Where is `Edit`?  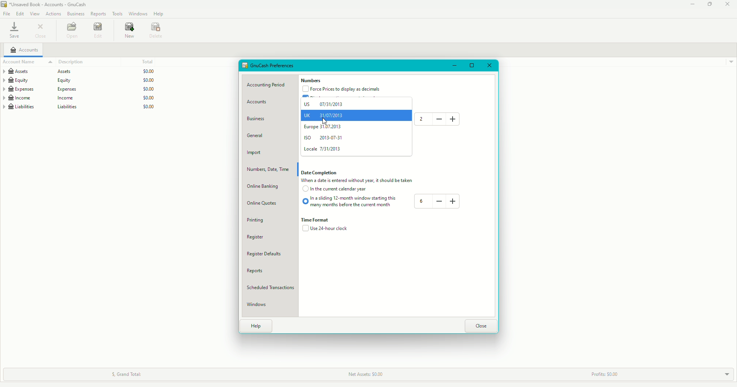
Edit is located at coordinates (99, 31).